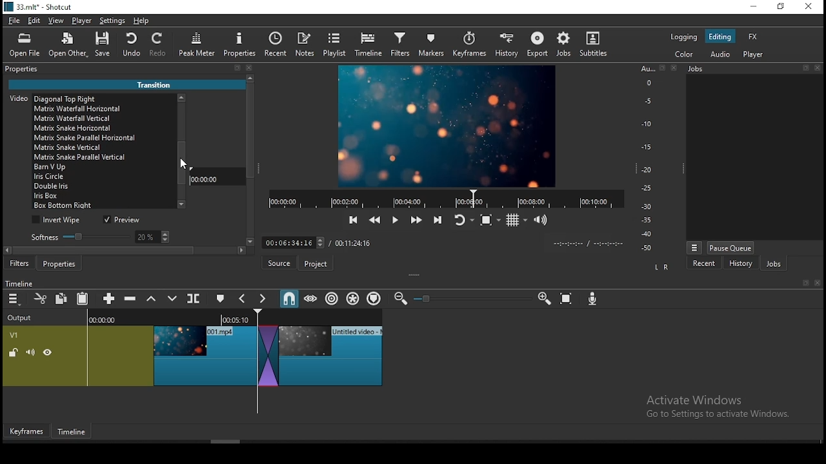  Describe the element at coordinates (539, 44) in the screenshot. I see `export` at that location.